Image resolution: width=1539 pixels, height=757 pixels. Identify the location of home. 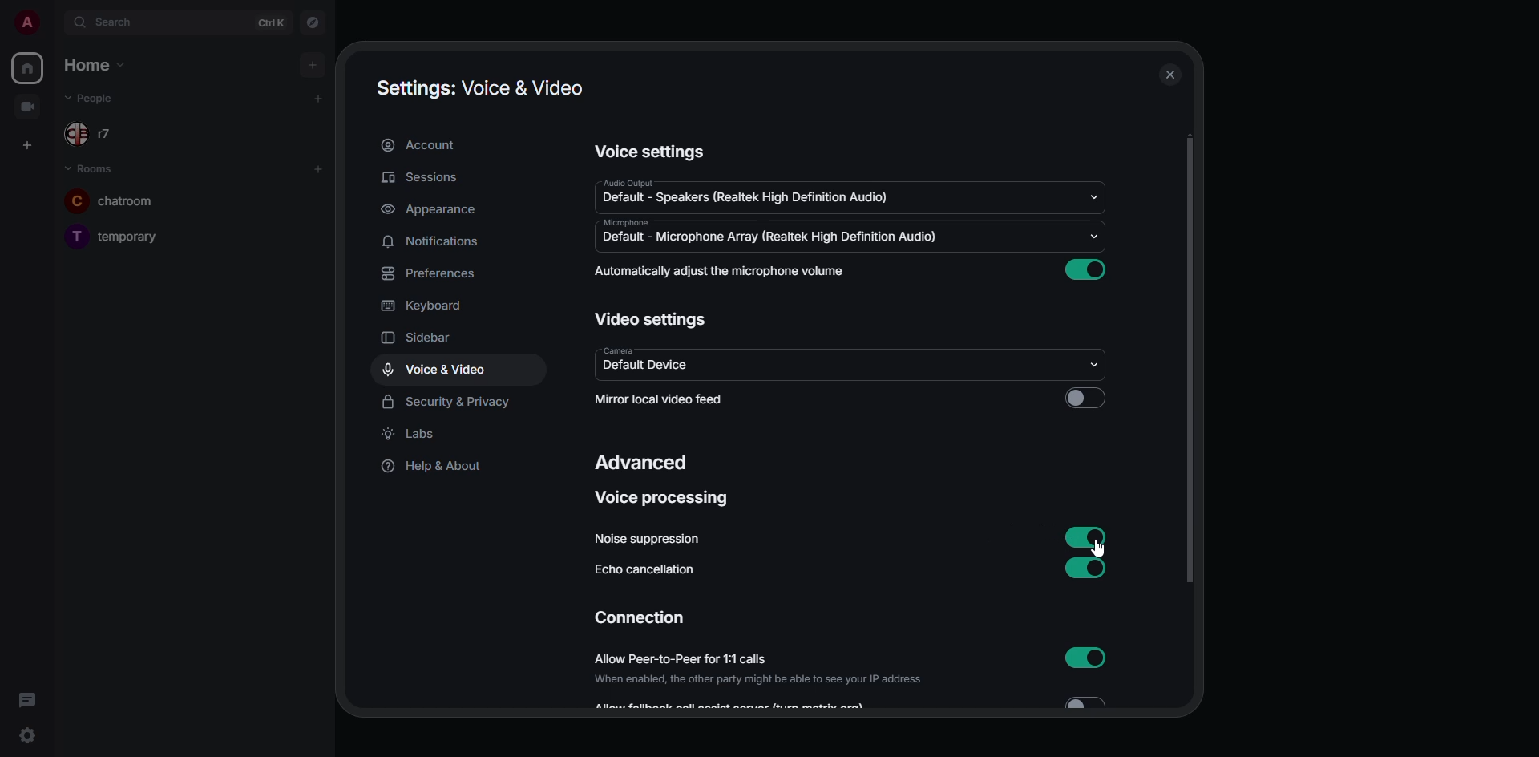
(96, 66).